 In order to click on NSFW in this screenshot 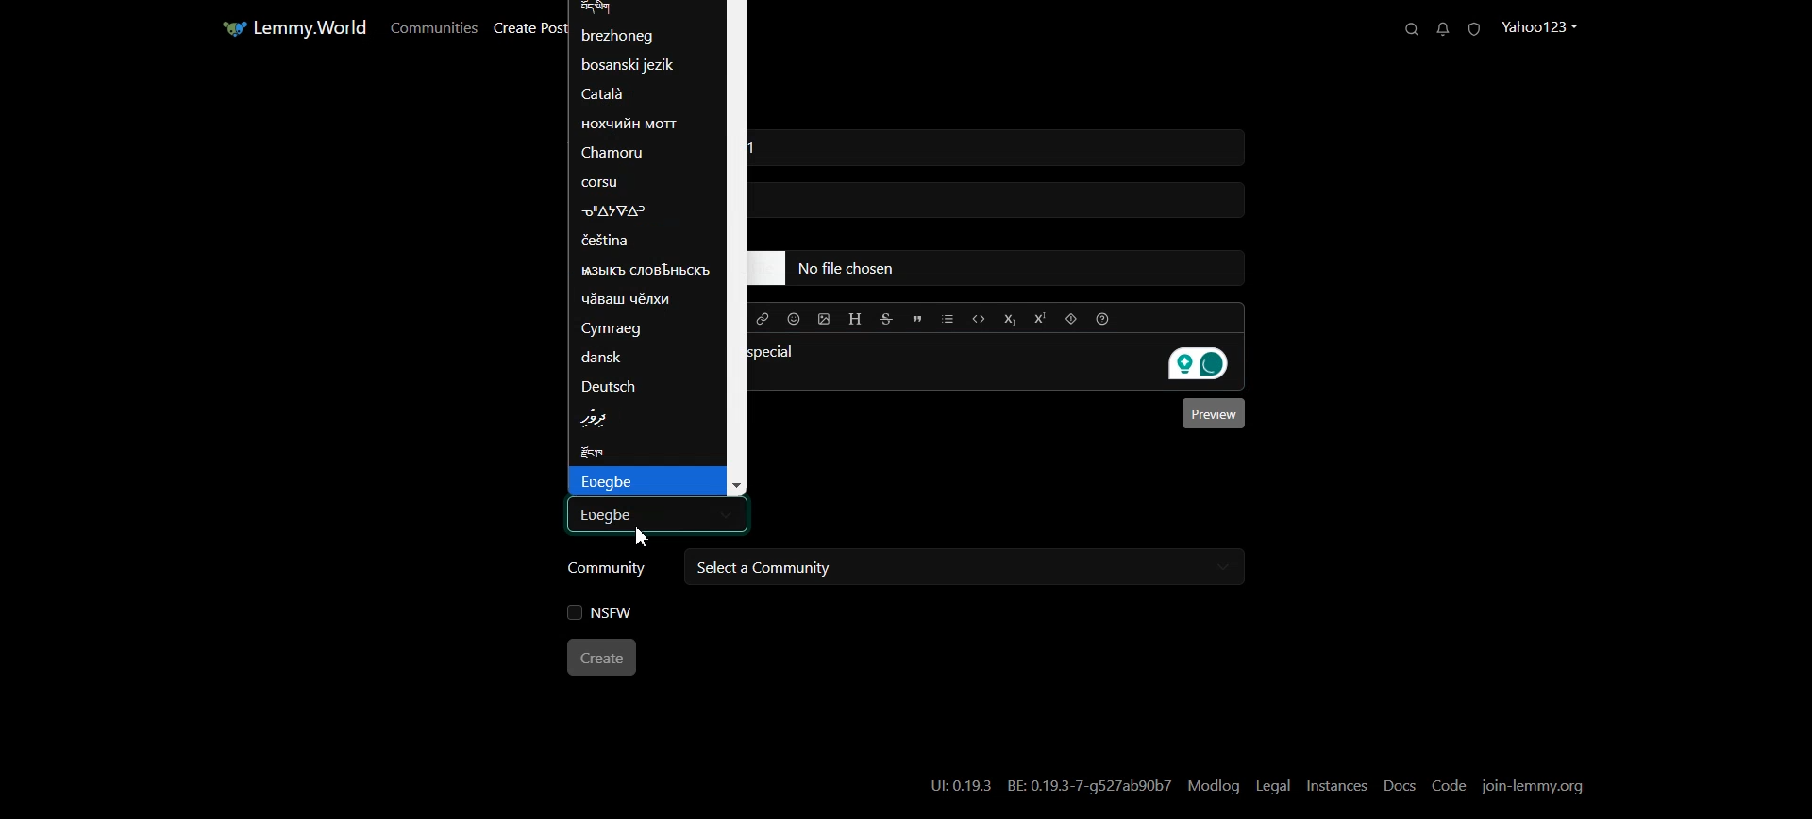, I will do `click(601, 613)`.